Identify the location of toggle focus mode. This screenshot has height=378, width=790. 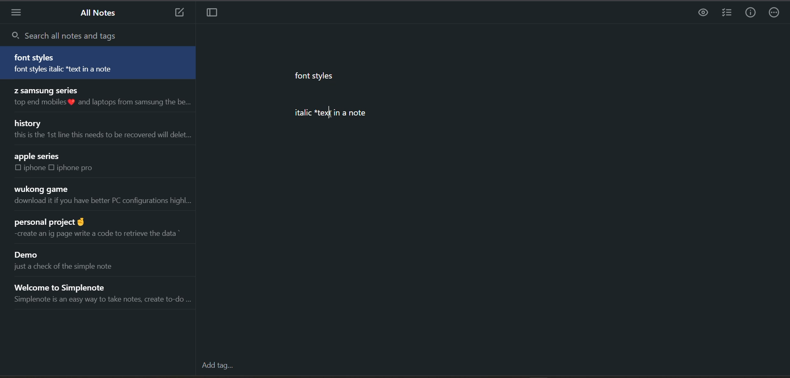
(217, 14).